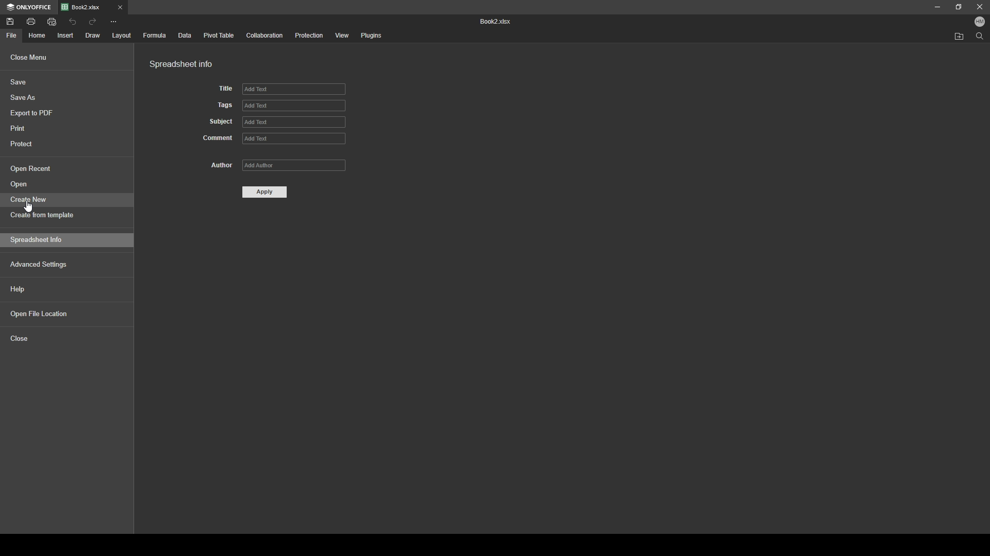 This screenshot has width=990, height=556. Describe the element at coordinates (122, 36) in the screenshot. I see `layout` at that location.